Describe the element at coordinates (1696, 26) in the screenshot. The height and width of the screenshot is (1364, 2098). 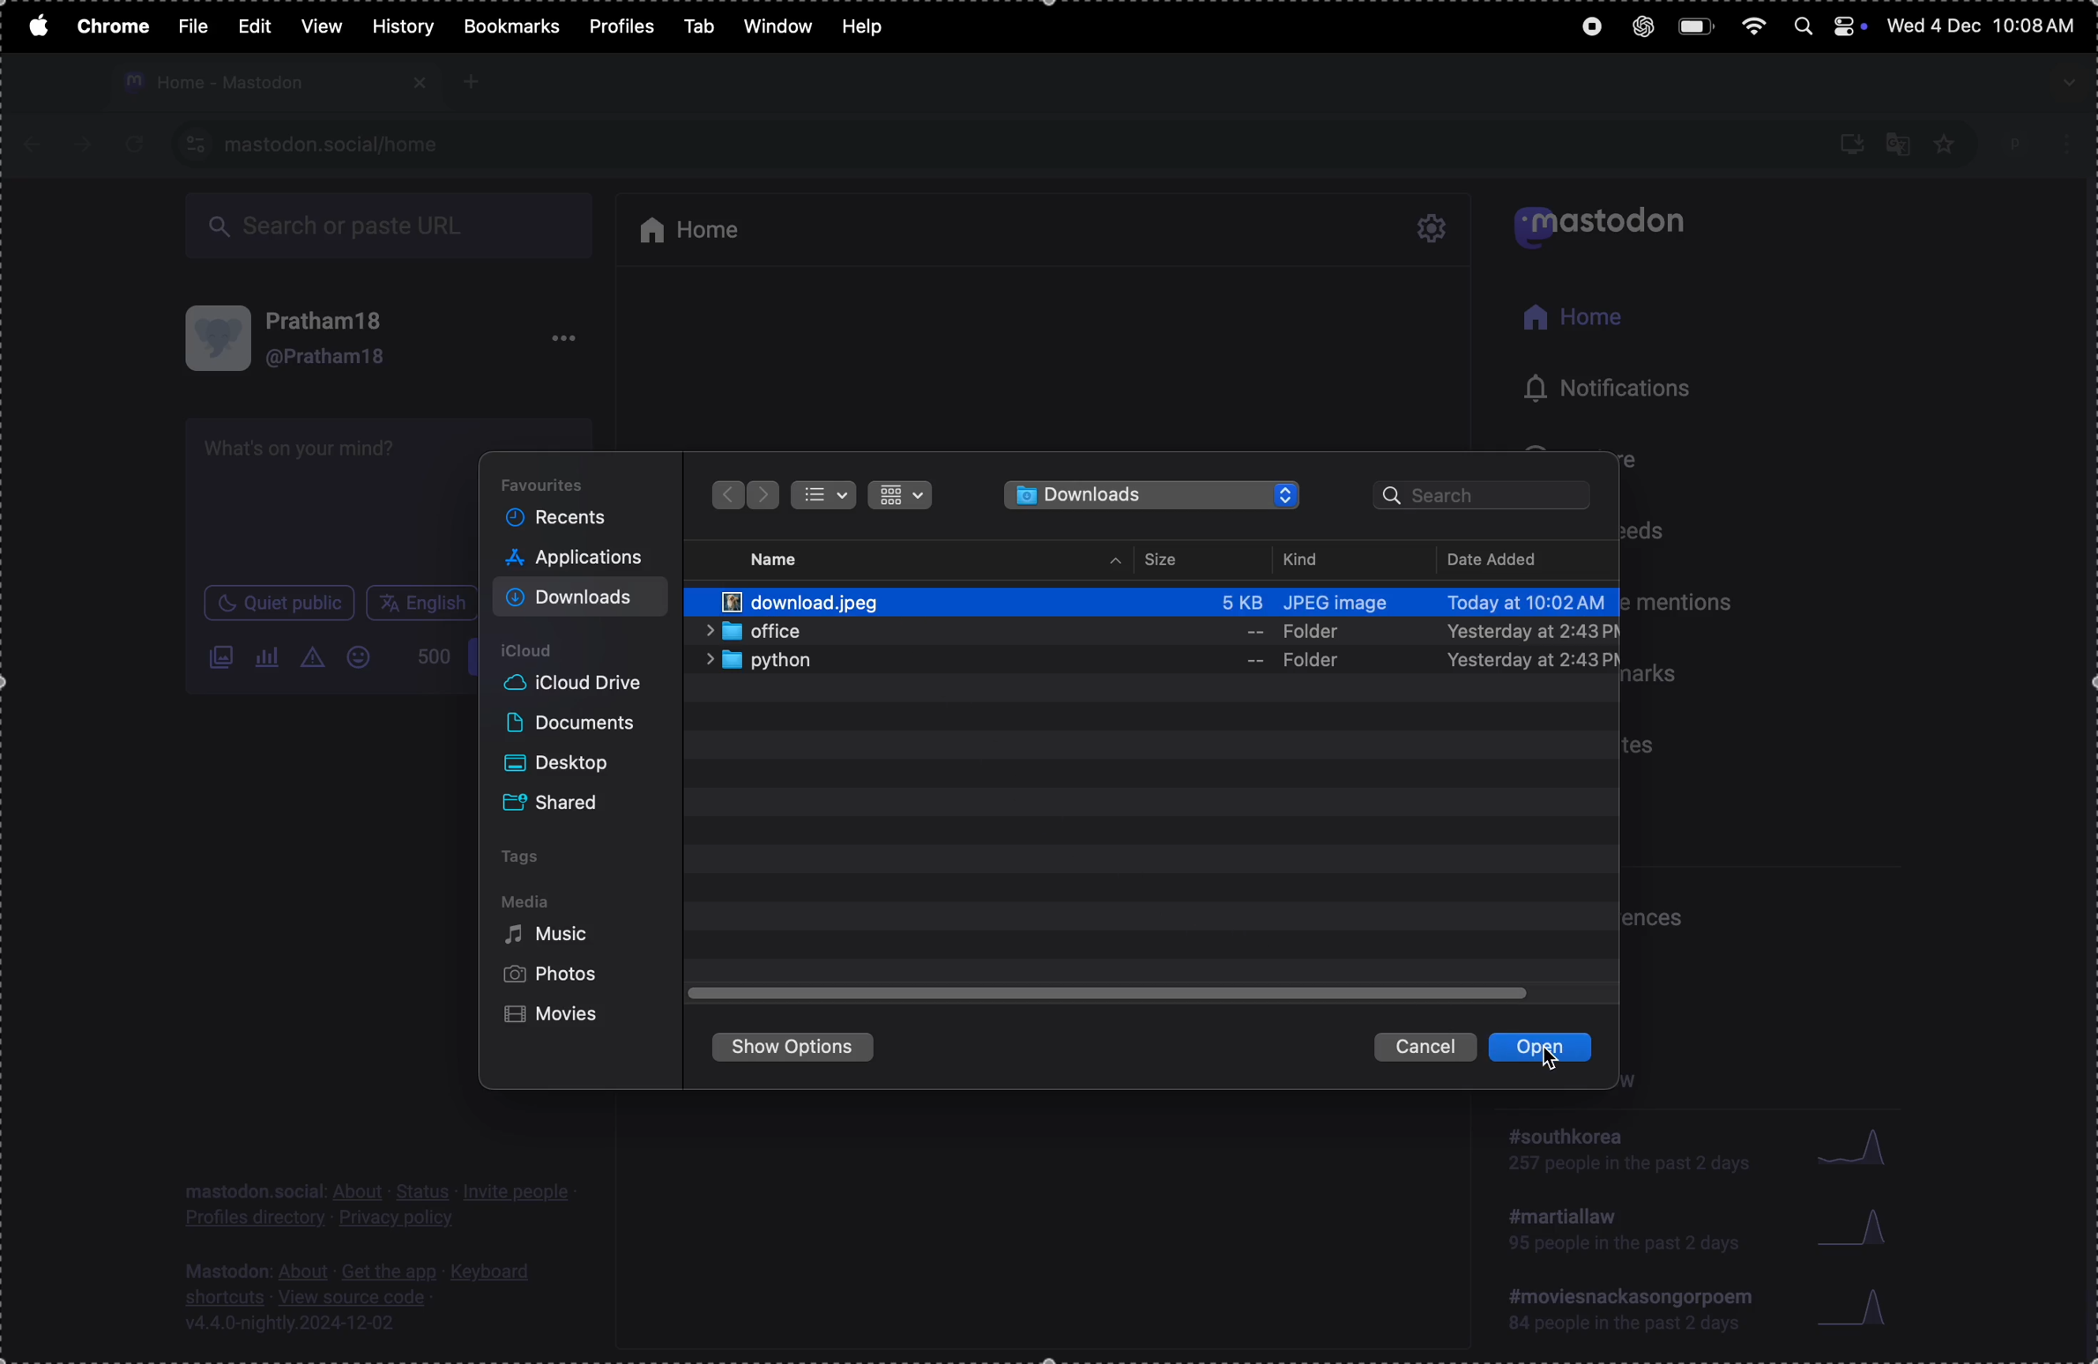
I see `battery` at that location.